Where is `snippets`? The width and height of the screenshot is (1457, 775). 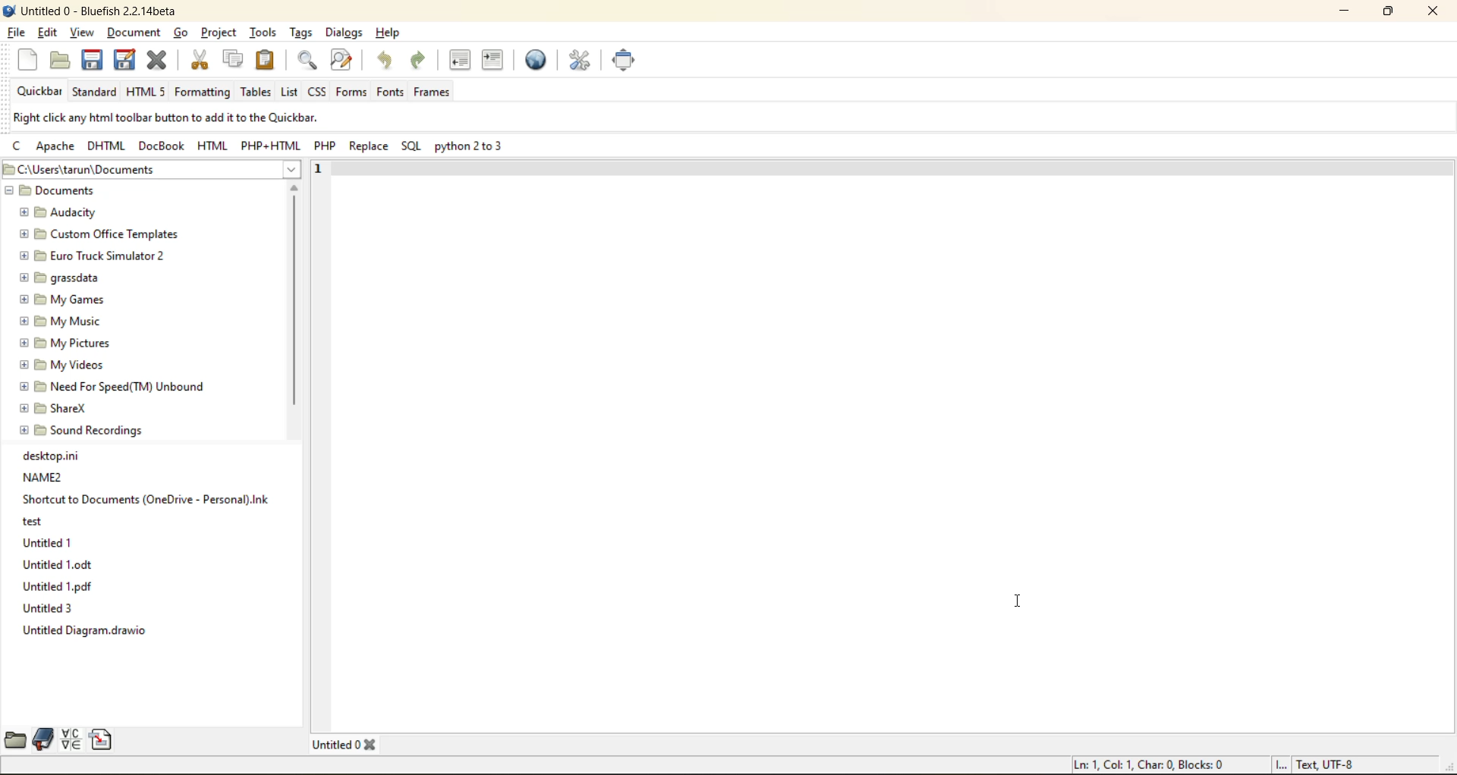 snippets is located at coordinates (101, 739).